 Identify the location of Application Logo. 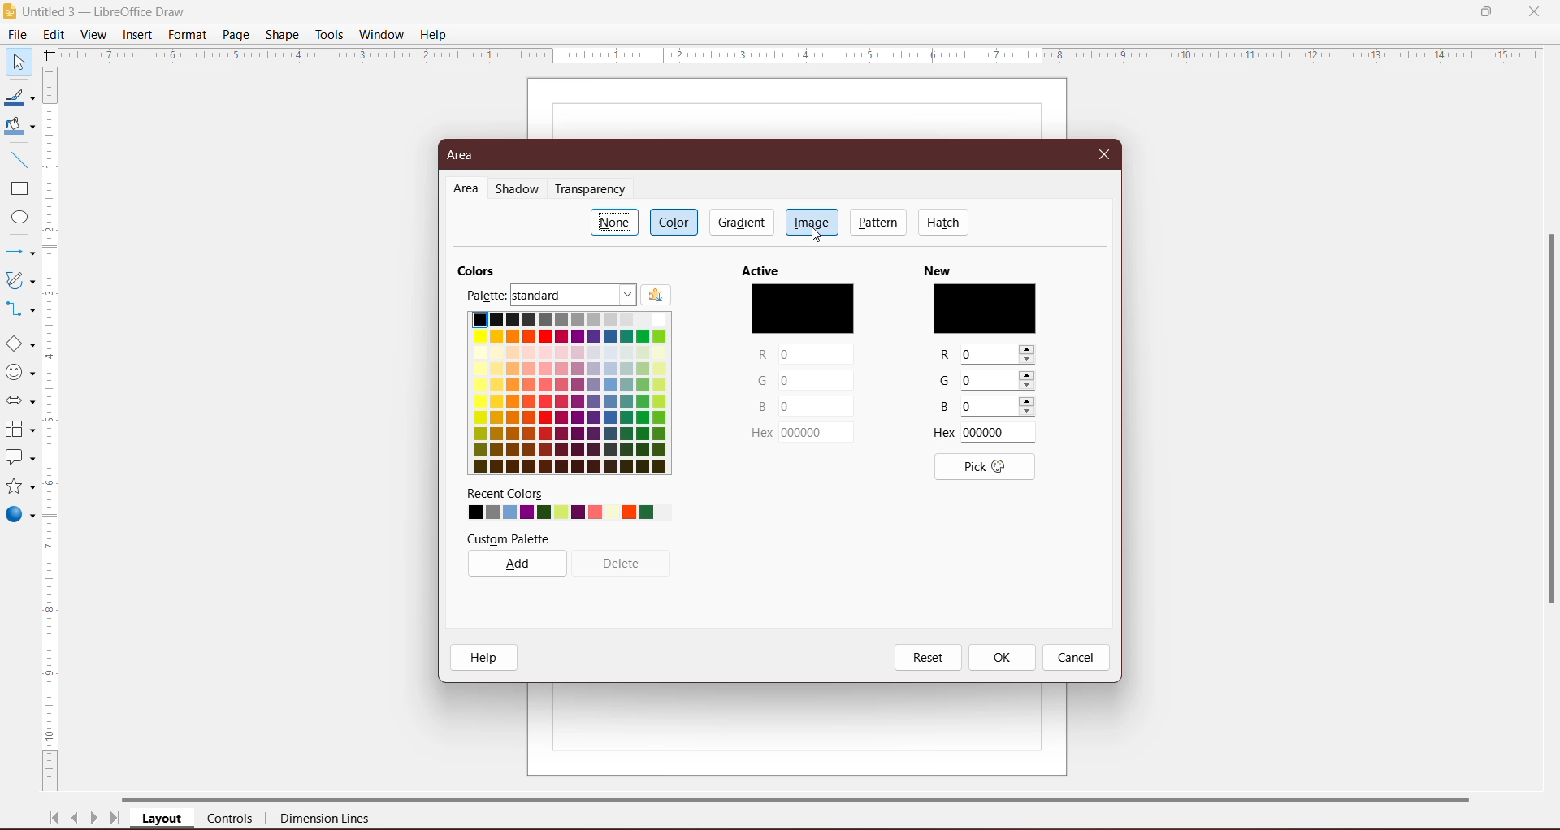
(11, 12).